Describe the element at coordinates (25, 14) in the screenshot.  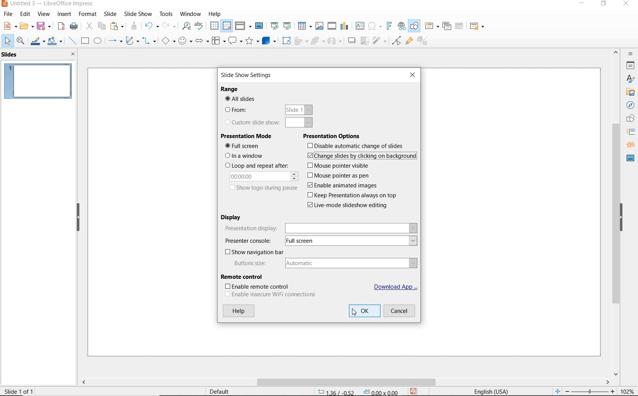
I see `EDIT` at that location.